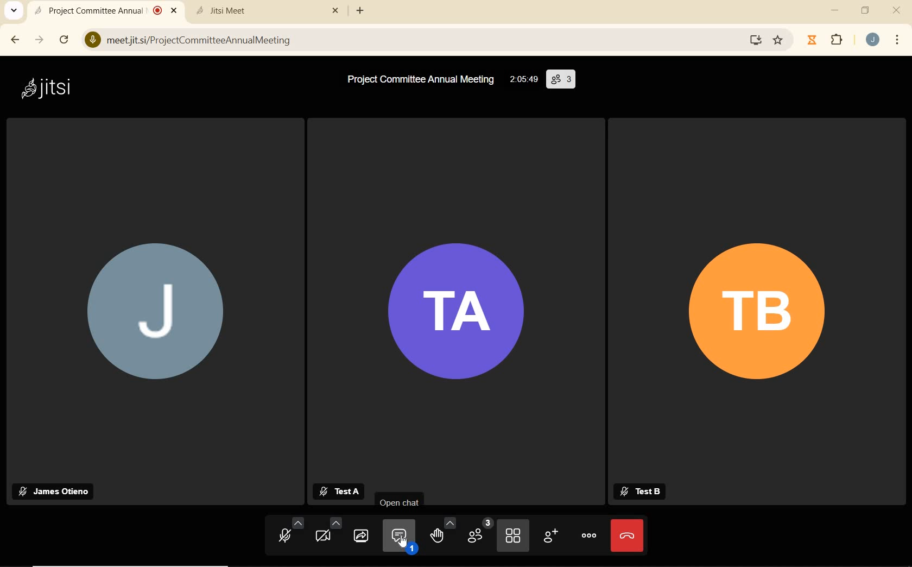 This screenshot has width=912, height=567. What do you see at coordinates (63, 39) in the screenshot?
I see `reload` at bounding box center [63, 39].